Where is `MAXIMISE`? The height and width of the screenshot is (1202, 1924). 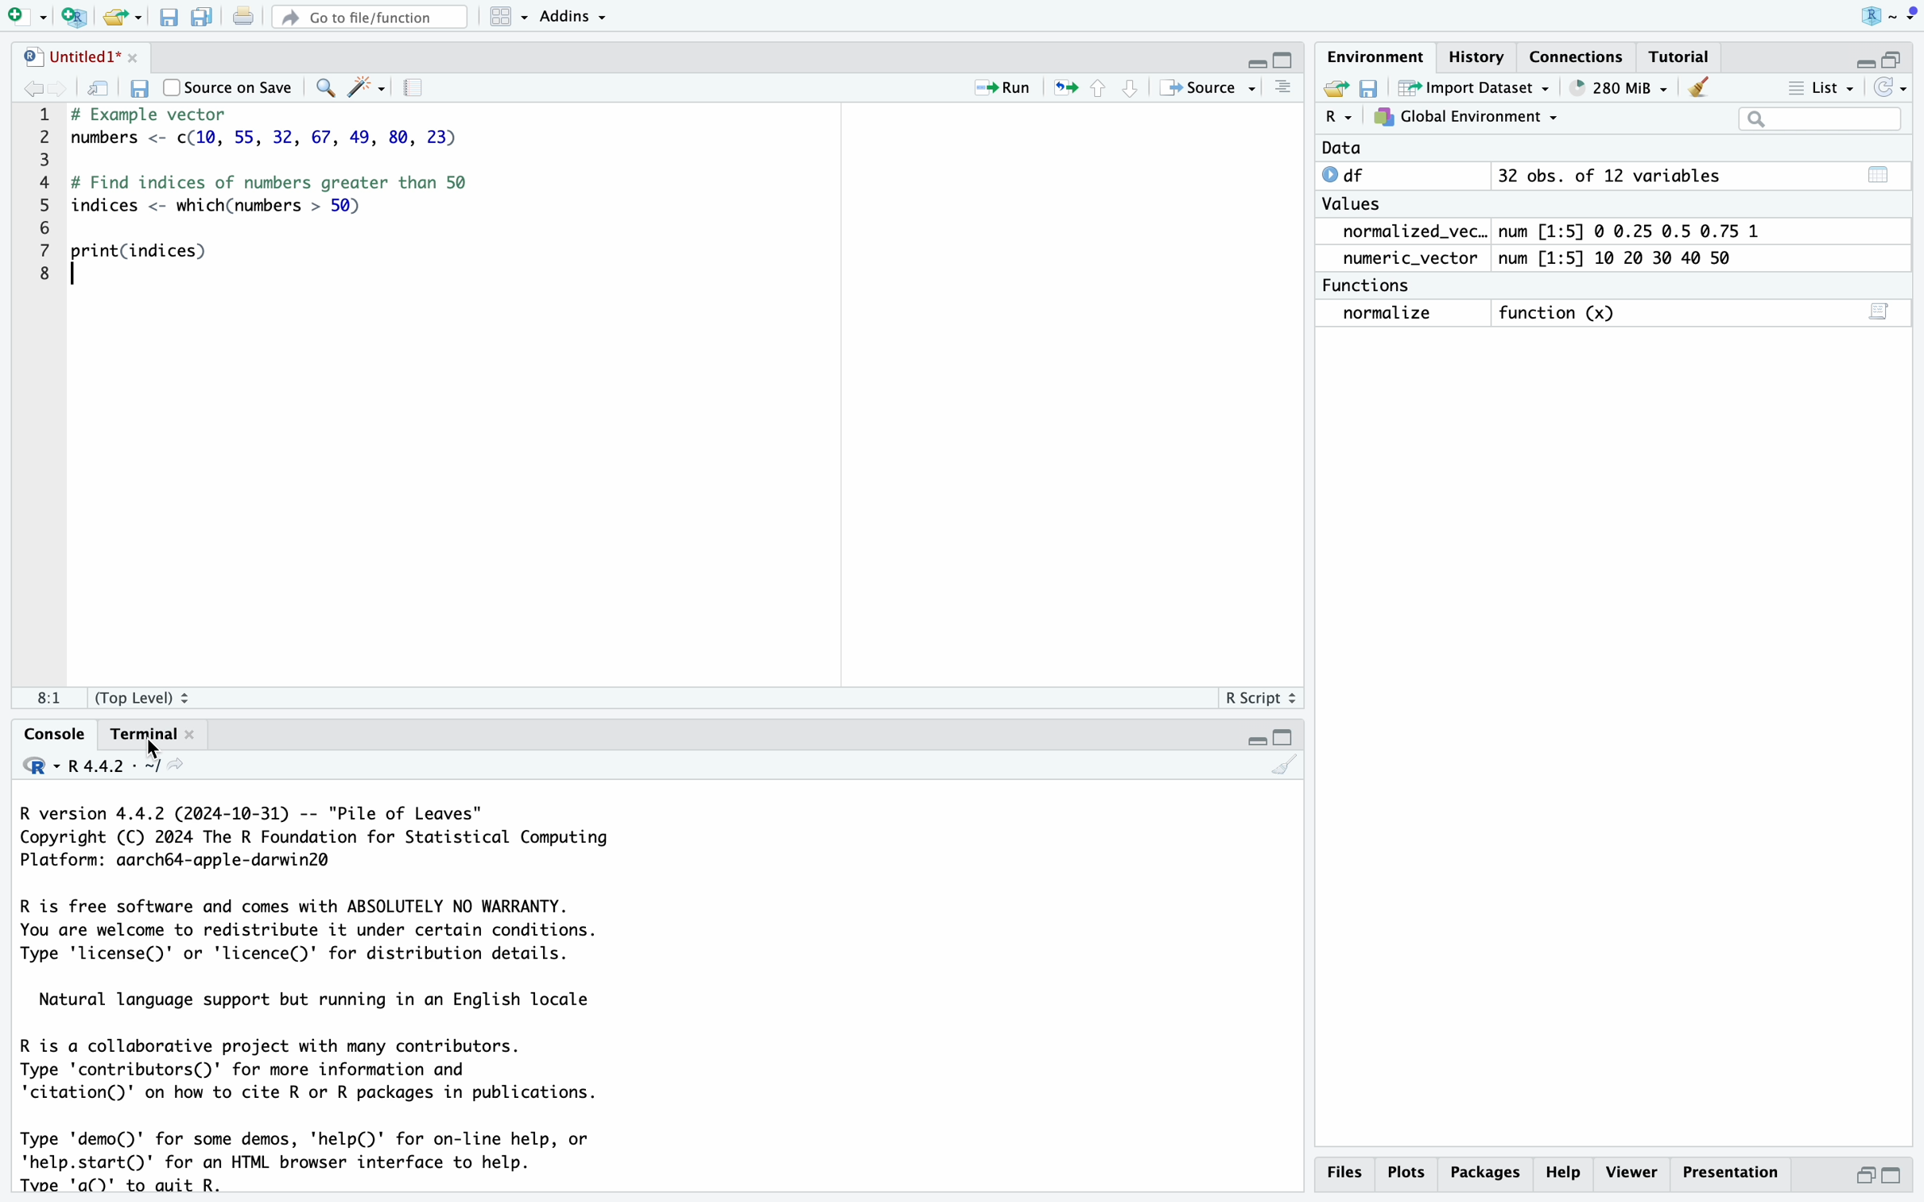 MAXIMISE is located at coordinates (1287, 735).